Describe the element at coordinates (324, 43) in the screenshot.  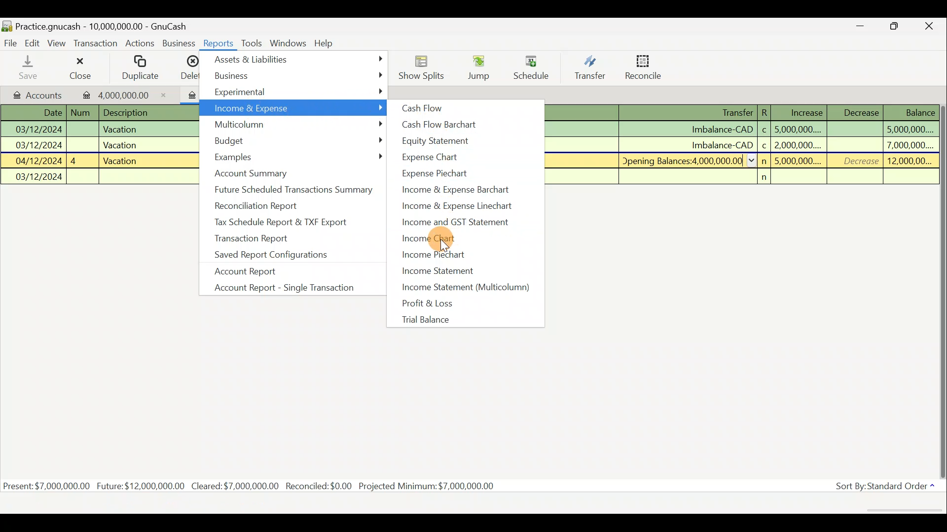
I see `Help` at that location.